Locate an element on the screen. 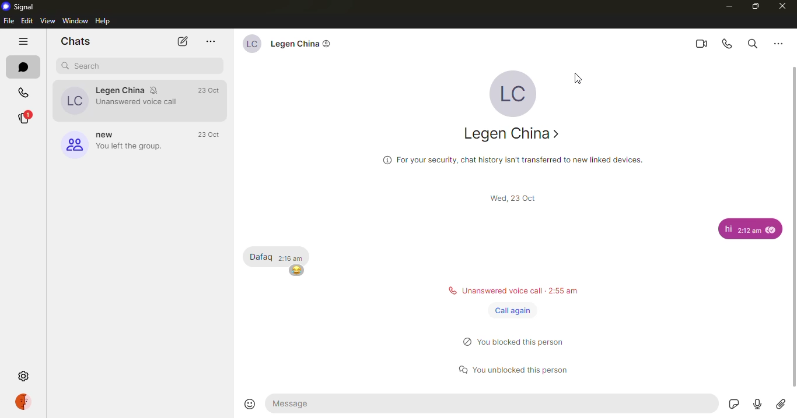 The height and width of the screenshot is (418, 797). maximize is located at coordinates (754, 5).